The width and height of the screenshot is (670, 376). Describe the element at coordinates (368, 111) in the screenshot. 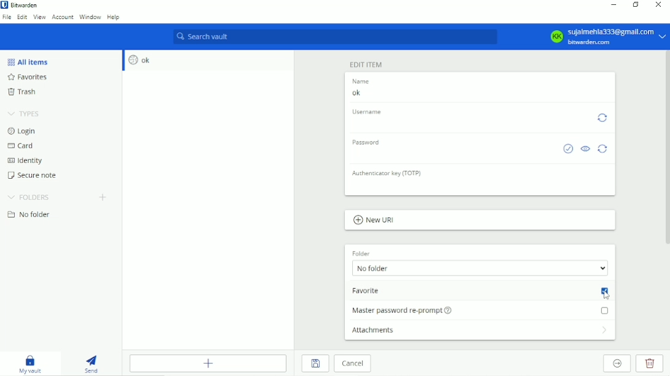

I see `Username` at that location.